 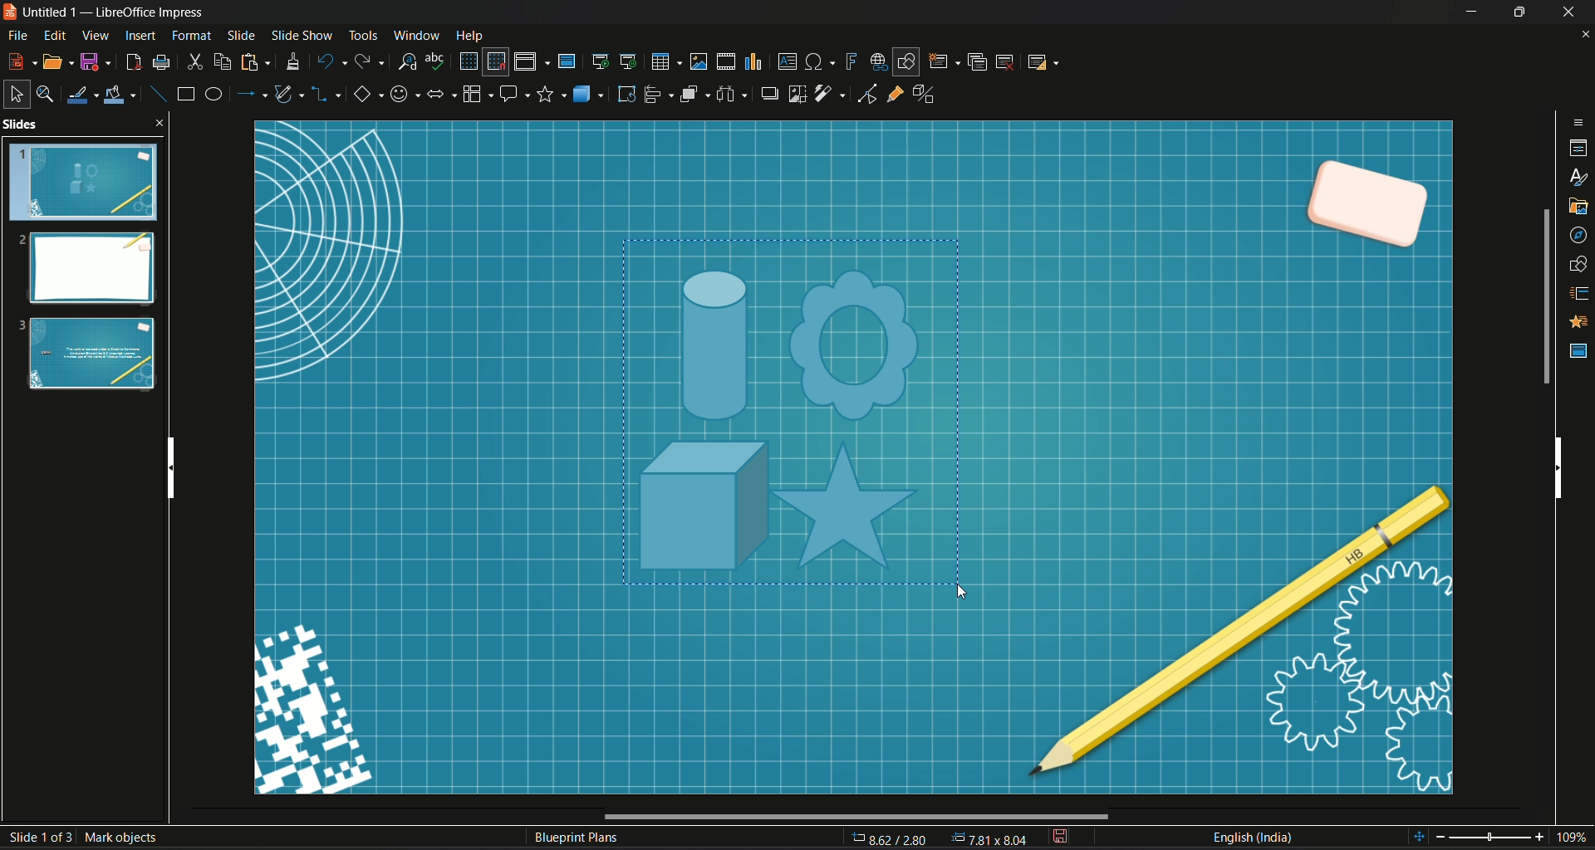 I want to click on spelling, so click(x=436, y=61).